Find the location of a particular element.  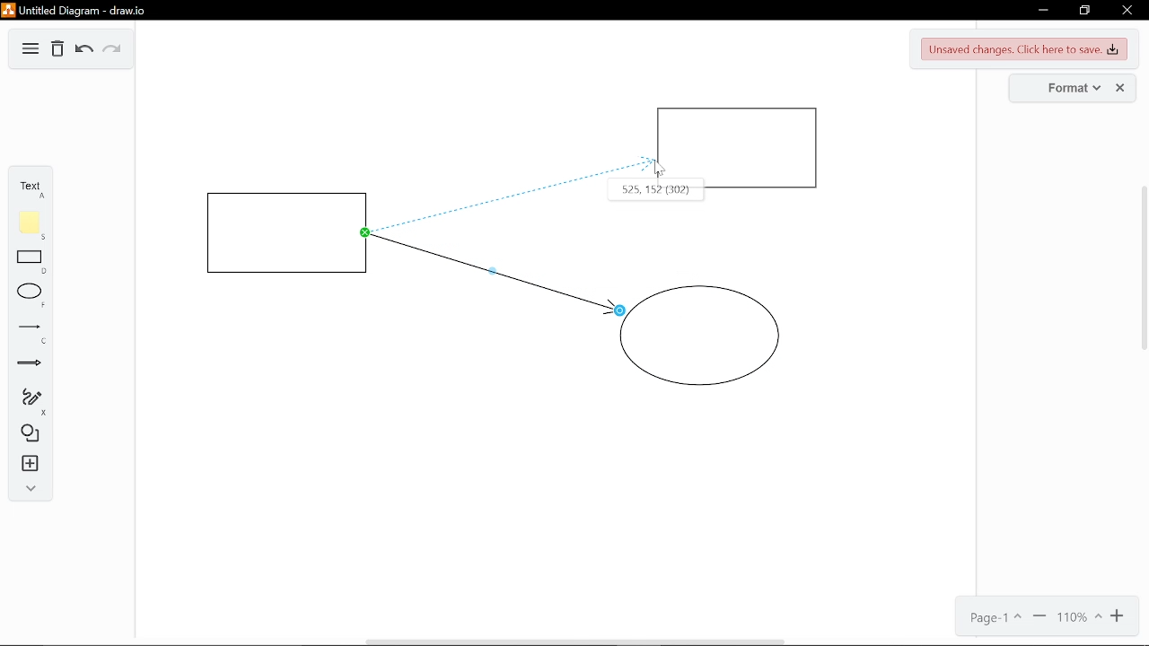

Close format is located at coordinates (1122, 88).